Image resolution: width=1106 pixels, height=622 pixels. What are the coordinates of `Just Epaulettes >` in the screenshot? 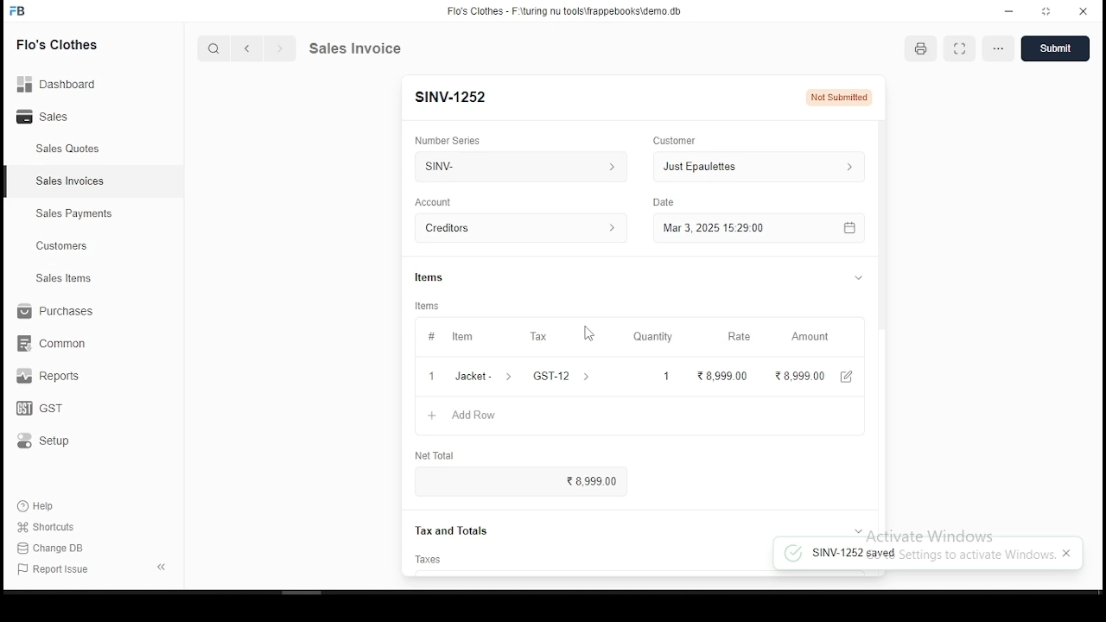 It's located at (763, 168).